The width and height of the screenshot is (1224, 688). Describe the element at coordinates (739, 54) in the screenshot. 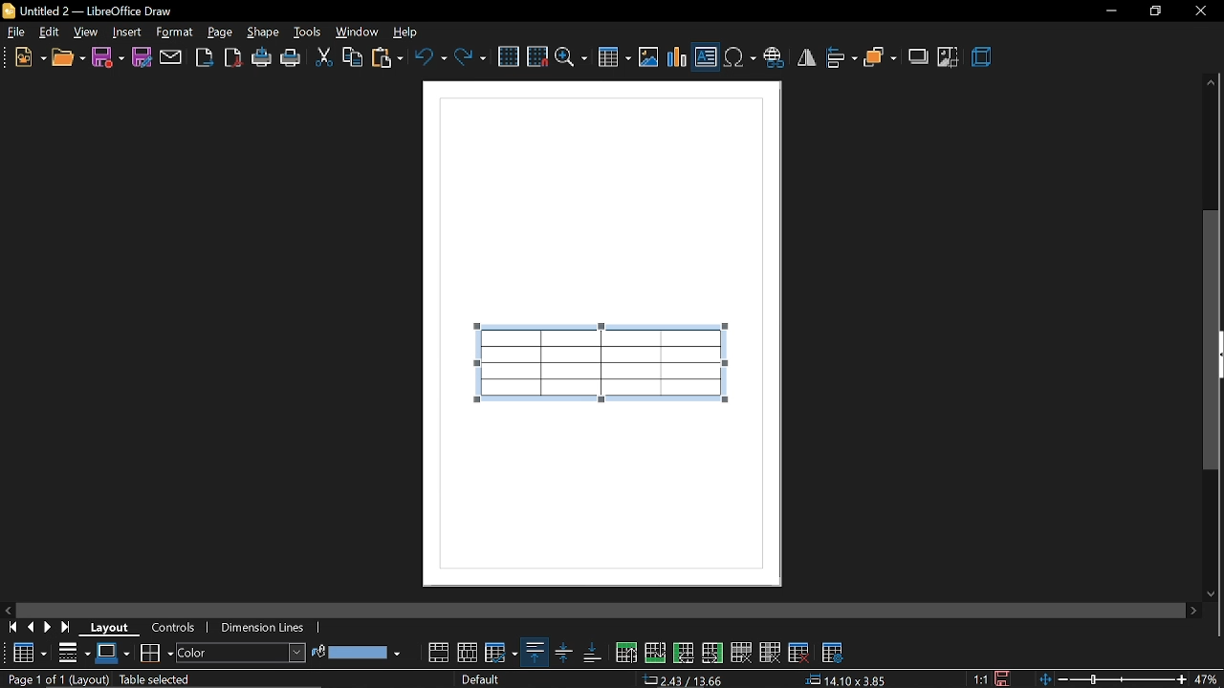

I see `insert symbol` at that location.